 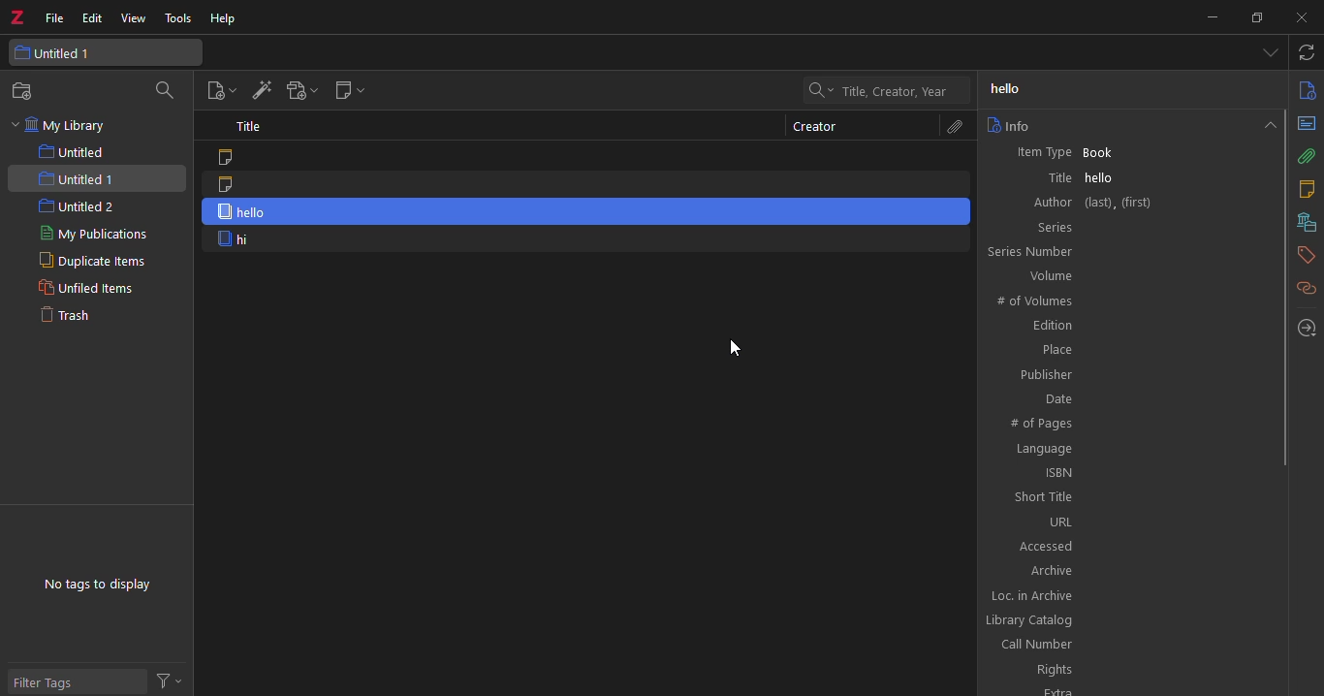 I want to click on date, so click(x=1130, y=397).